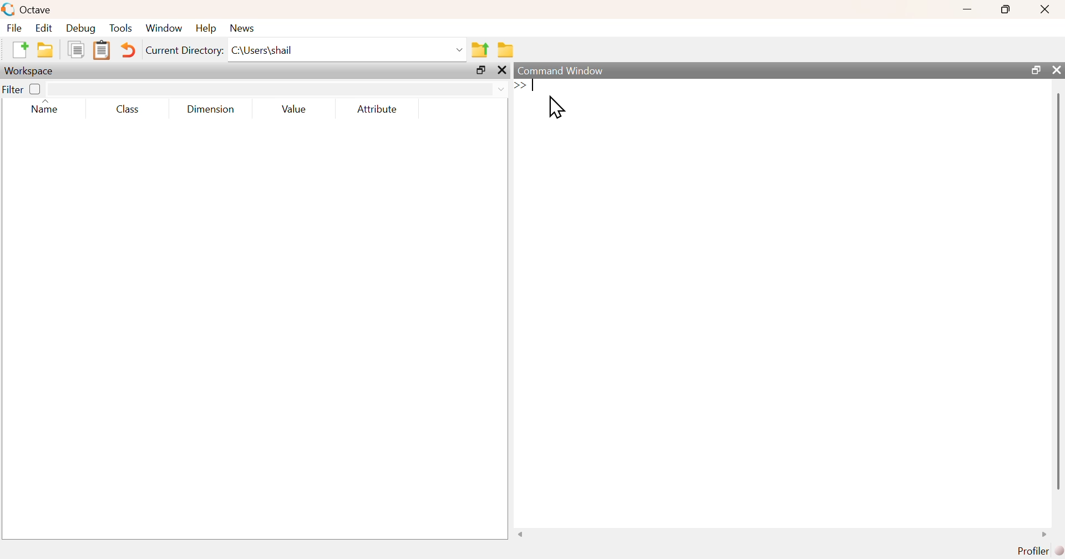 This screenshot has width=1065, height=559. Describe the element at coordinates (37, 9) in the screenshot. I see `Octave` at that location.